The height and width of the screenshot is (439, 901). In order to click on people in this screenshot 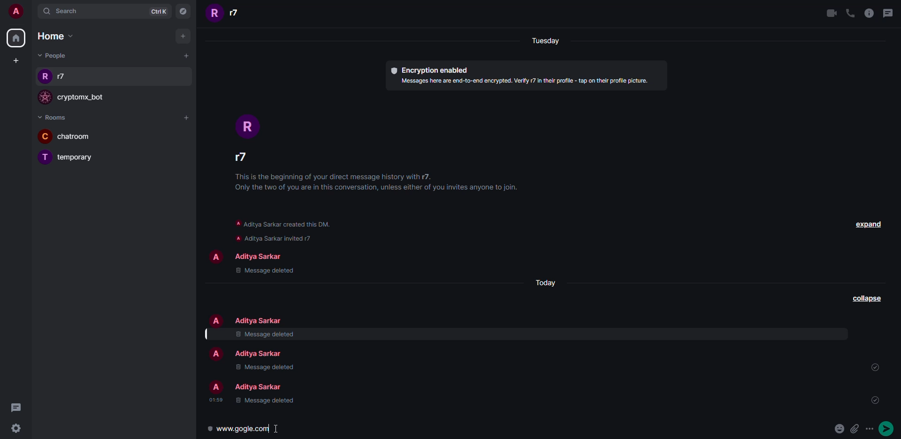, I will do `click(259, 256)`.